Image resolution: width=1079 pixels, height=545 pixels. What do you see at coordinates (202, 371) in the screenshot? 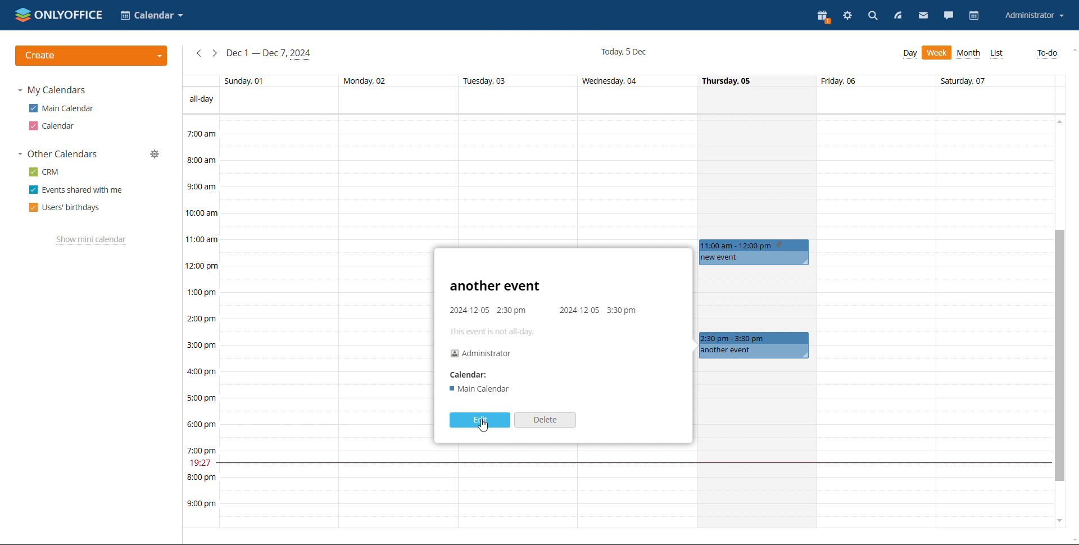
I see `4:00 pm` at bounding box center [202, 371].